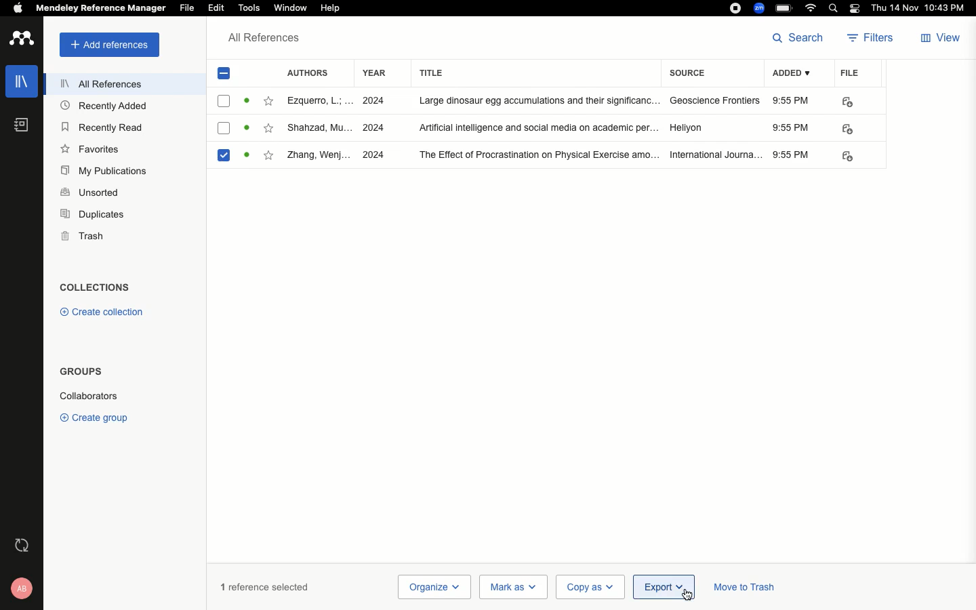 This screenshot has height=610, width=976. Describe the element at coordinates (100, 312) in the screenshot. I see `Create collection` at that location.